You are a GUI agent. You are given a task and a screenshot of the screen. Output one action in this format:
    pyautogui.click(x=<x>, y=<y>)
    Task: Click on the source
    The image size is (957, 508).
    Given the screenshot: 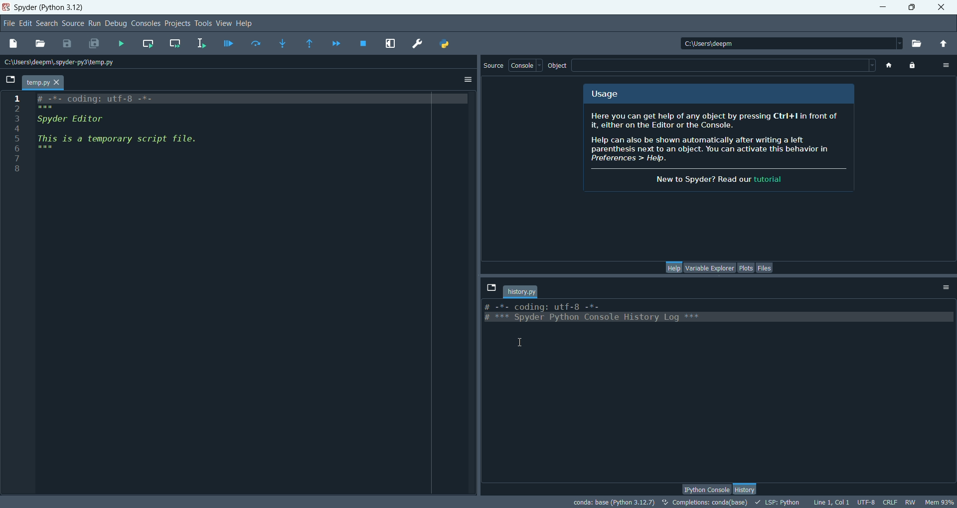 What is the action you would take?
    pyautogui.click(x=73, y=24)
    